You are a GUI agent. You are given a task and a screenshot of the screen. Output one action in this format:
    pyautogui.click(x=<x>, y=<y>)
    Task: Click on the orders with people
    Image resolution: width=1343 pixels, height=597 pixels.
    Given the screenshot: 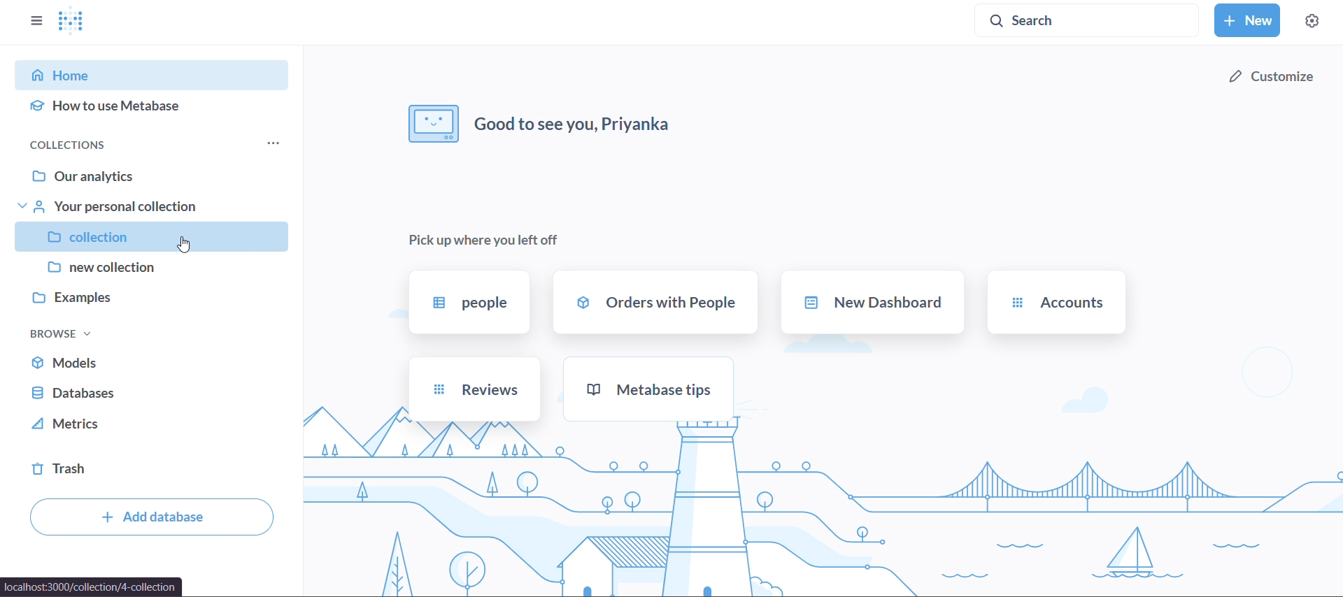 What is the action you would take?
    pyautogui.click(x=660, y=301)
    